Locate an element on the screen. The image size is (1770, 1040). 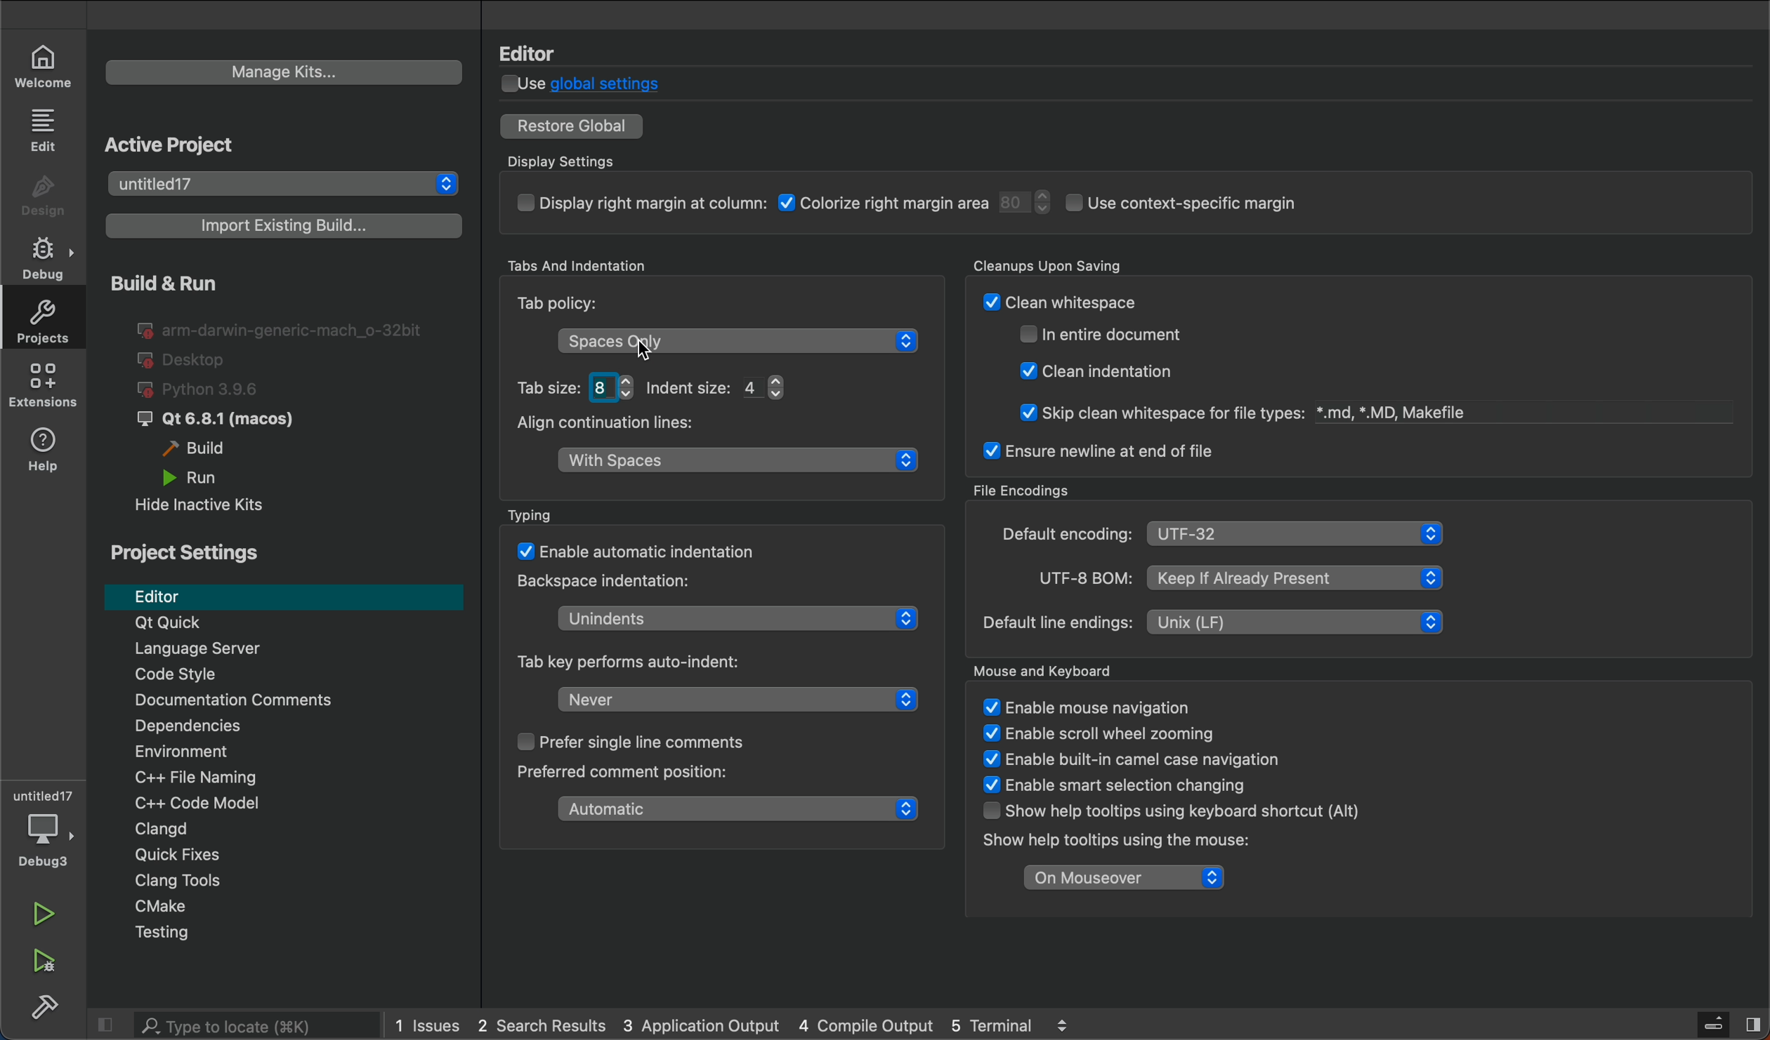
code modal is located at coordinates (299, 804).